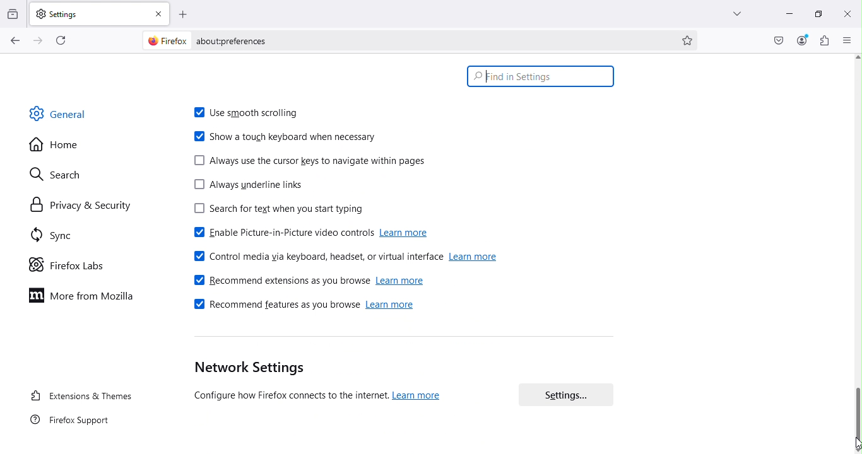 The height and width of the screenshot is (454, 862). Describe the element at coordinates (67, 424) in the screenshot. I see `FireFox support` at that location.